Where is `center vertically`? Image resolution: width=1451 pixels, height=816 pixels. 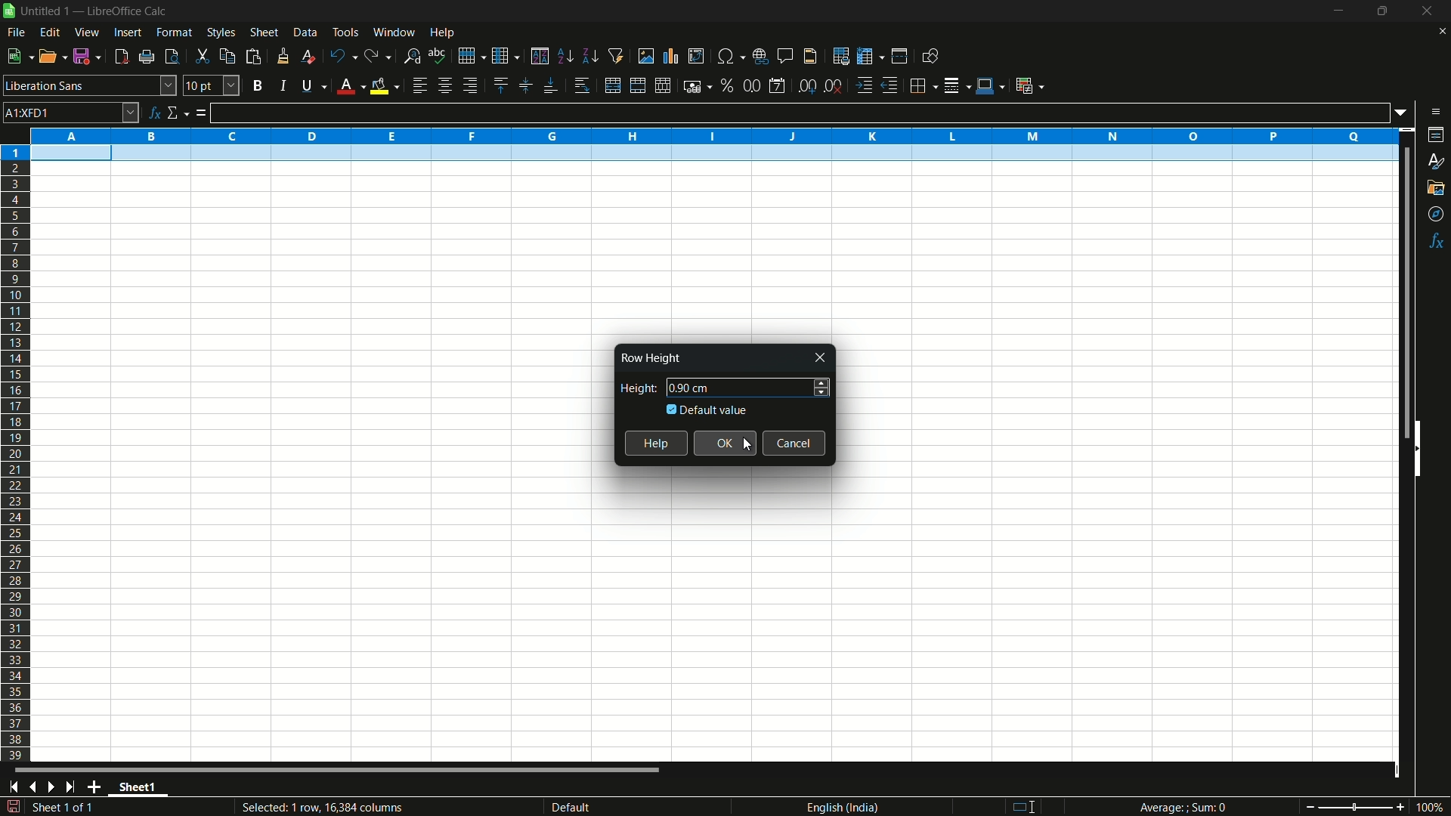
center vertically is located at coordinates (524, 86).